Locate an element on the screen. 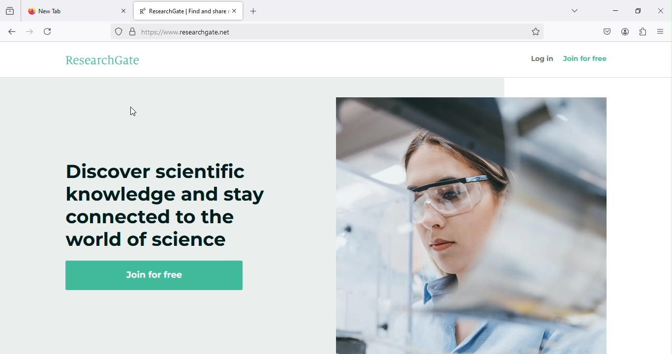  Discover scientific knowledge and stay connected to the world of science is located at coordinates (165, 205).